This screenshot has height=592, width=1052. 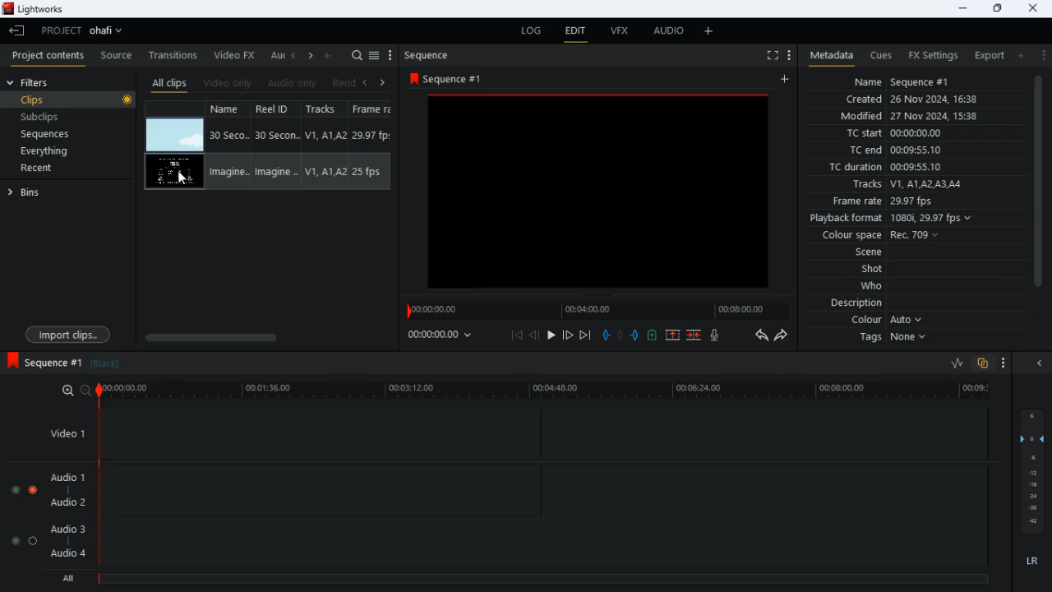 What do you see at coordinates (902, 81) in the screenshot?
I see `name` at bounding box center [902, 81].